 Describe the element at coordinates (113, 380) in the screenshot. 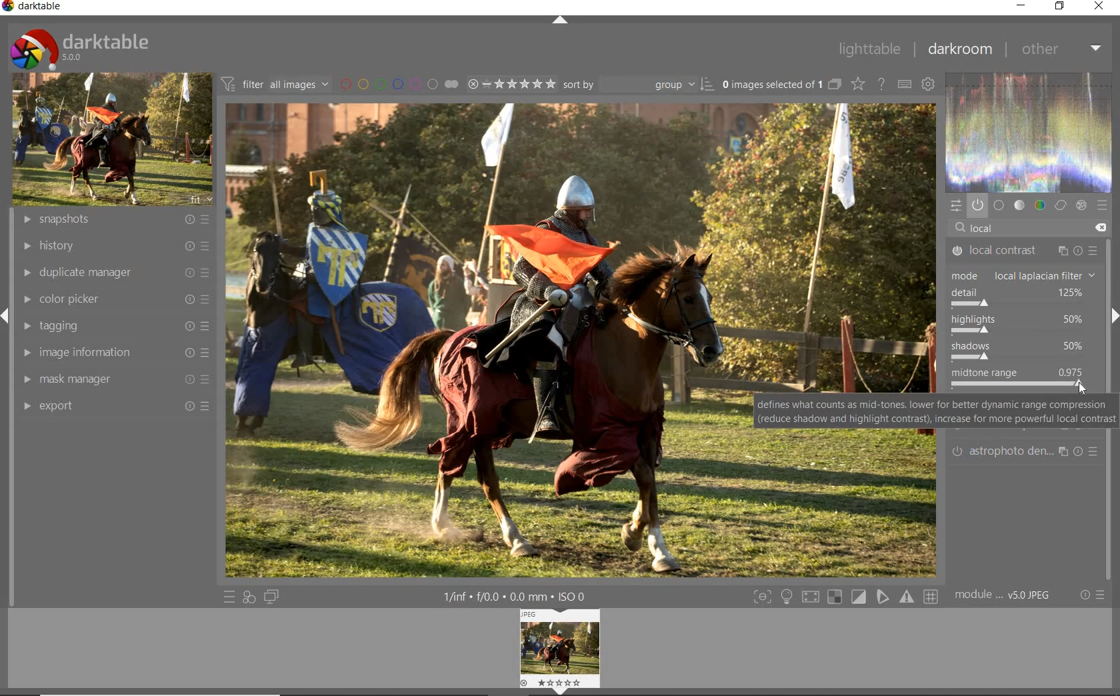

I see `mask manager` at that location.